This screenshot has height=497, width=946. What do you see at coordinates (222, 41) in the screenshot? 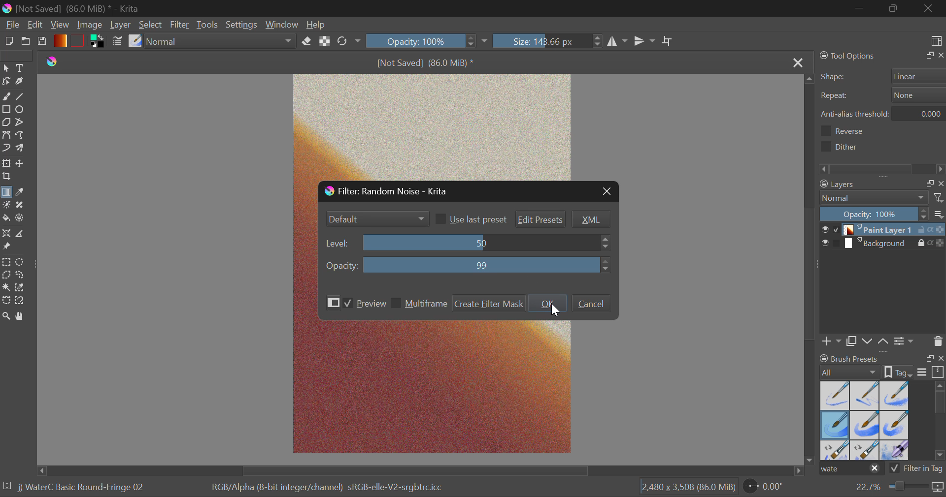
I see `Blending Mode` at bounding box center [222, 41].